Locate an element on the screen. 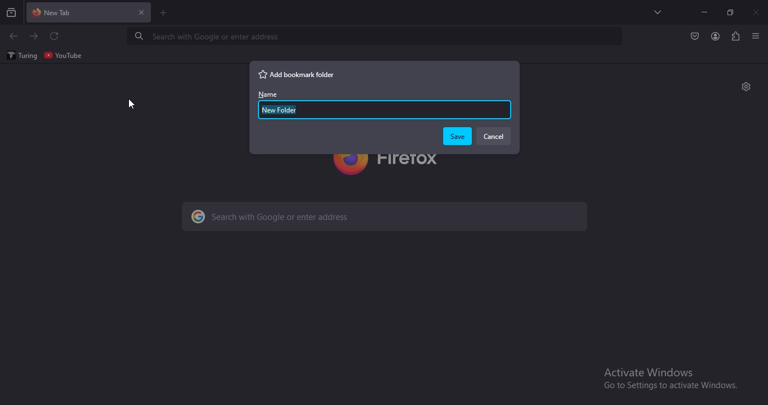 The height and width of the screenshot is (405, 768). click to go to previous page is located at coordinates (13, 37).